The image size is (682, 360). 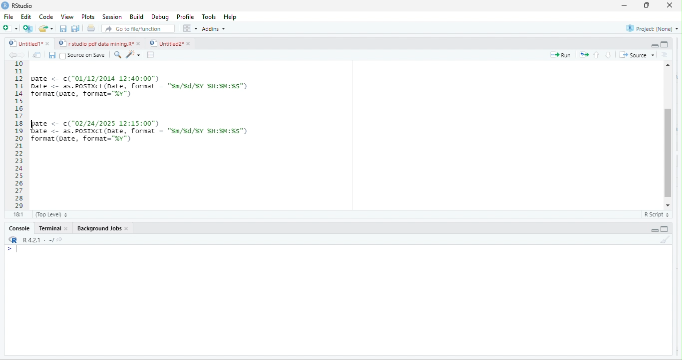 What do you see at coordinates (23, 55) in the screenshot?
I see `go forward to the next source location` at bounding box center [23, 55].